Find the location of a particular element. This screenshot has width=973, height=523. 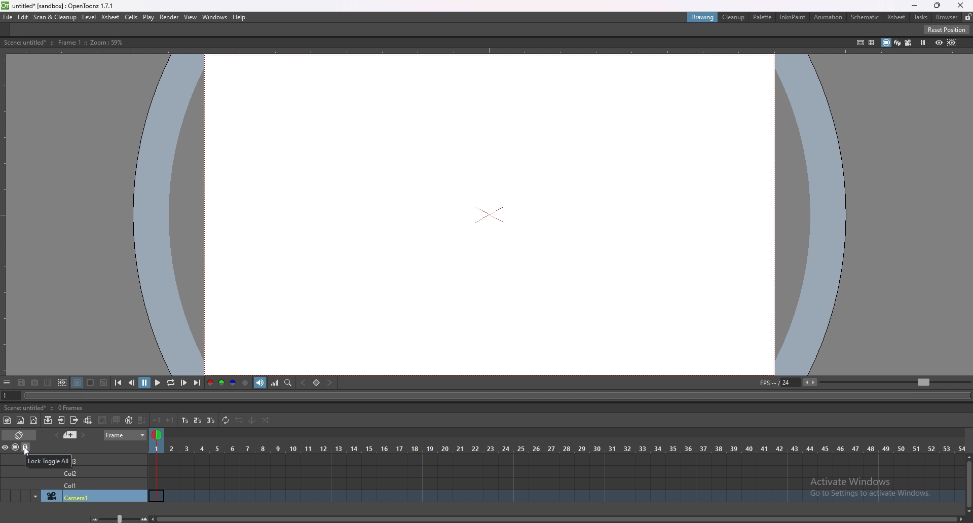

toggle edit in place is located at coordinates (89, 420).